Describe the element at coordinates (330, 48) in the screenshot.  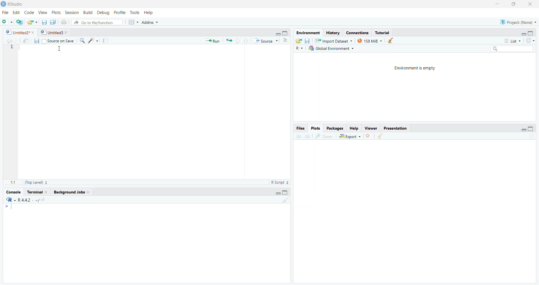
I see `b Global Environment -` at that location.